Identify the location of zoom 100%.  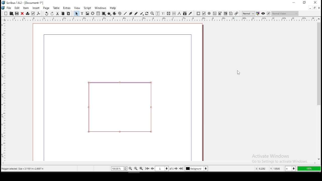
(136, 168).